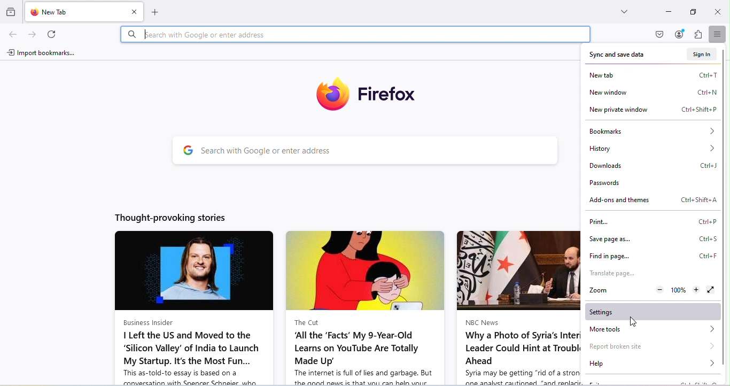 This screenshot has width=730, height=386. Describe the element at coordinates (363, 307) in the screenshot. I see `new article from the cut` at that location.